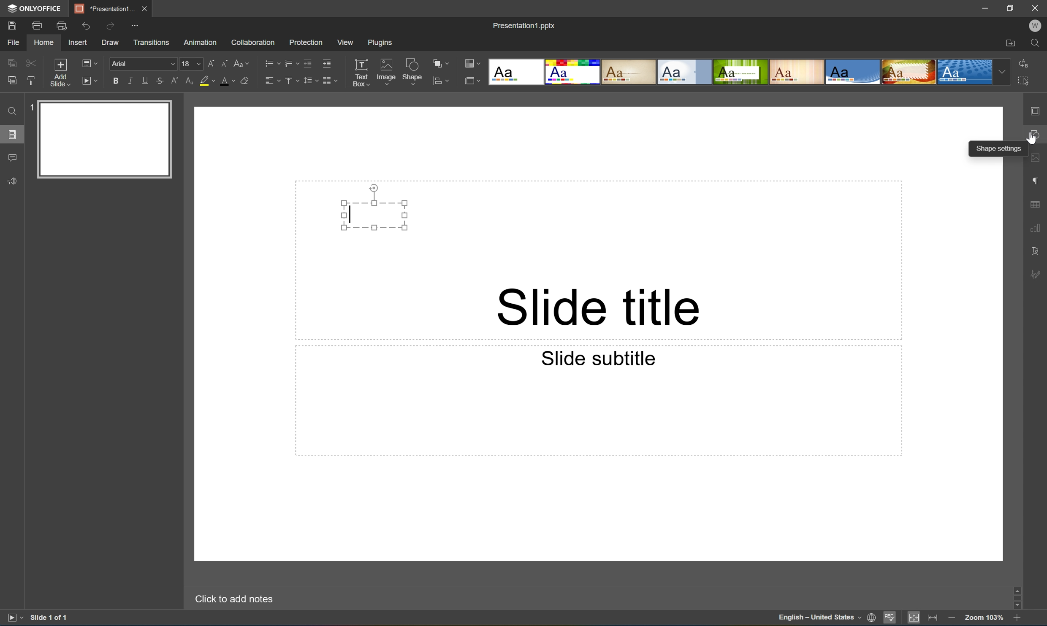 Image resolution: width=1047 pixels, height=626 pixels. I want to click on Numbering, so click(290, 63).